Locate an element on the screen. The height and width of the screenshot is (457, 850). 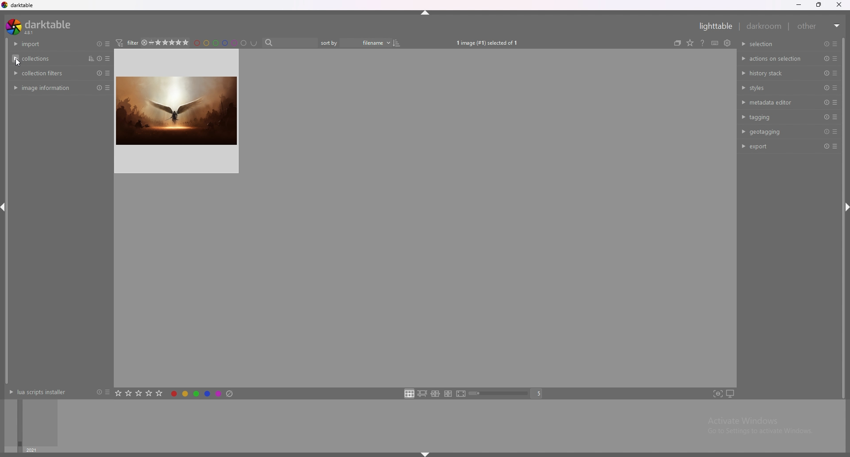
presets is located at coordinates (835, 132).